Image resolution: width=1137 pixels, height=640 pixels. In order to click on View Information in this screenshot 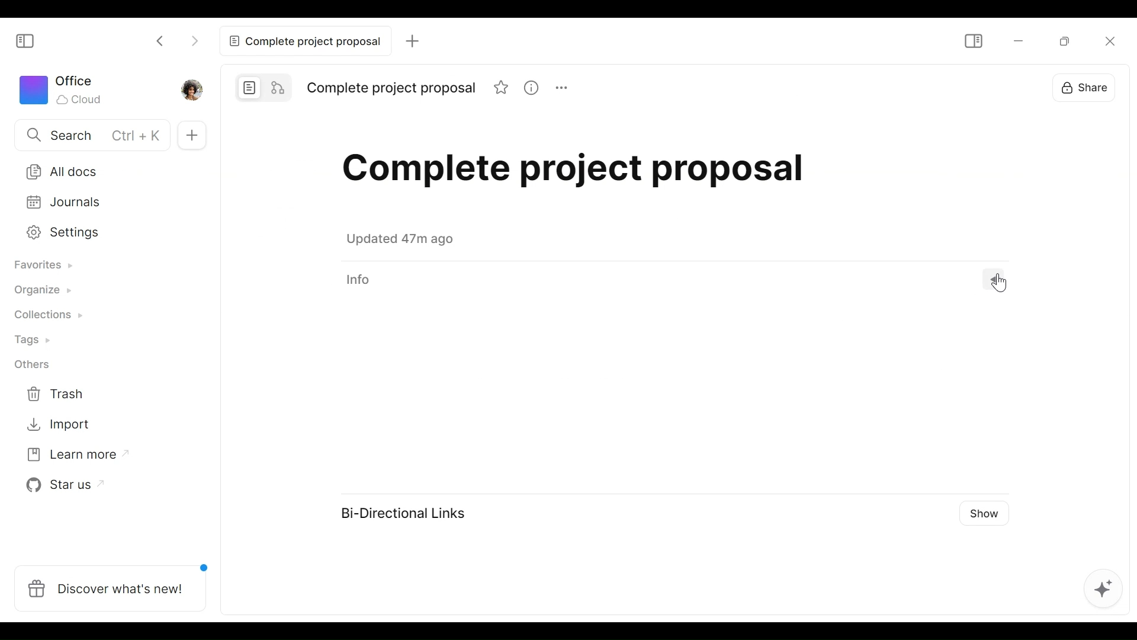, I will do `click(674, 281)`.